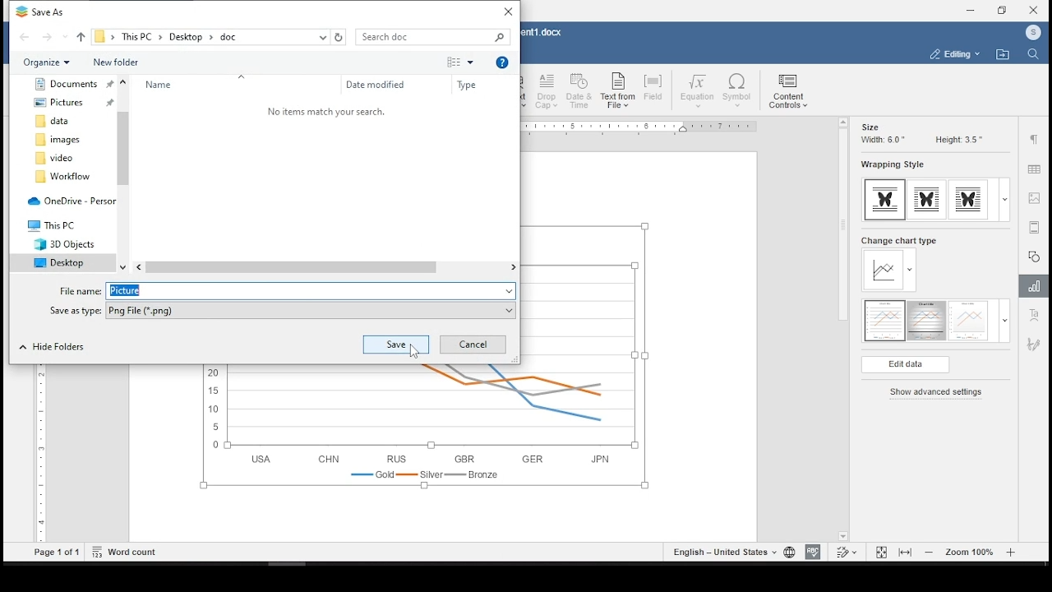 Image resolution: width=1052 pixels, height=592 pixels. Describe the element at coordinates (958, 140) in the screenshot. I see `height` at that location.